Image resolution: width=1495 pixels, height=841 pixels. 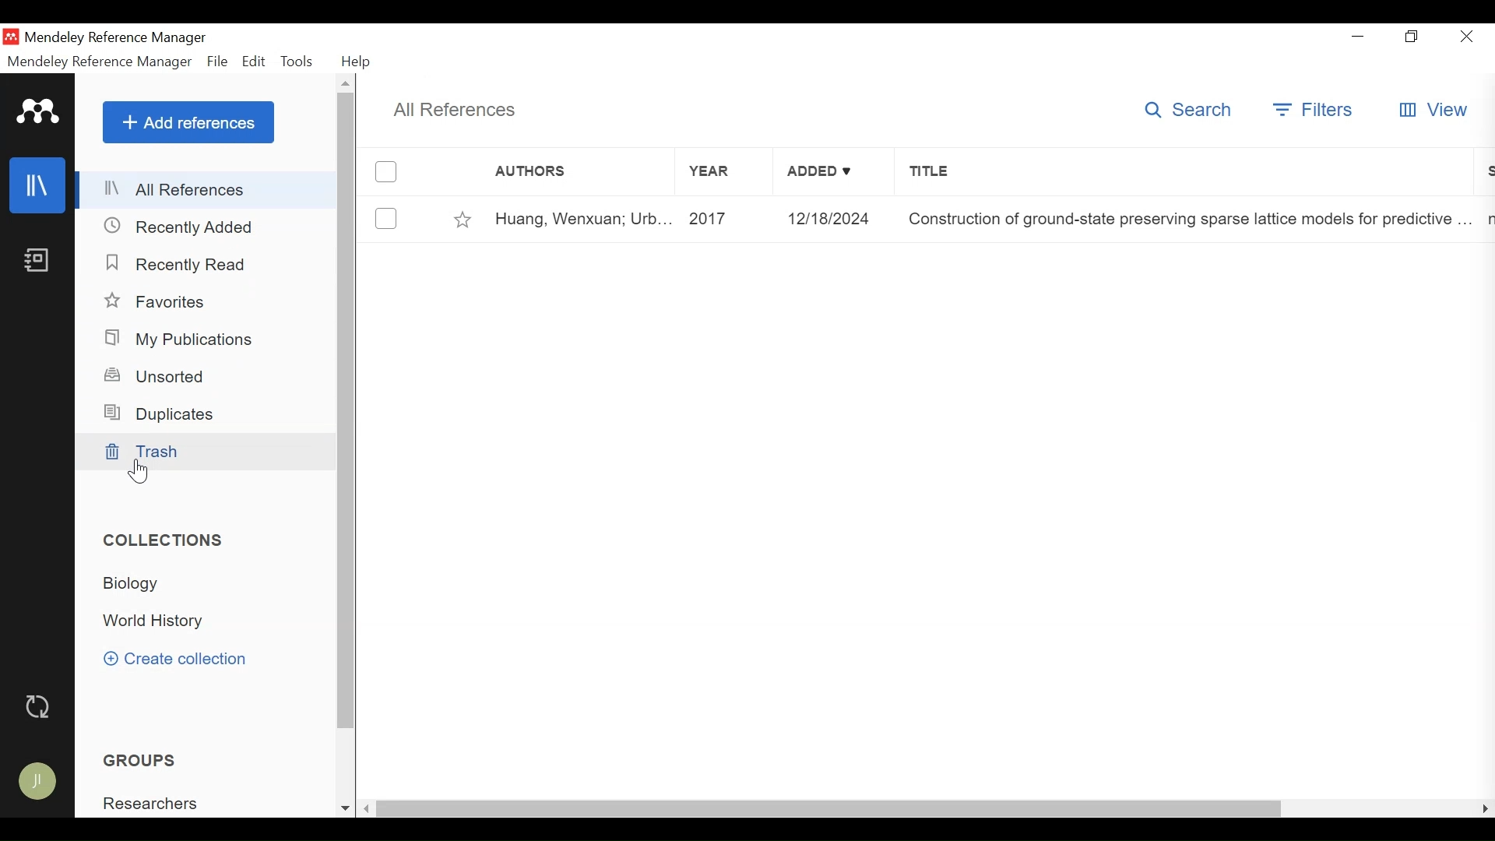 What do you see at coordinates (460, 110) in the screenshot?
I see `All References` at bounding box center [460, 110].